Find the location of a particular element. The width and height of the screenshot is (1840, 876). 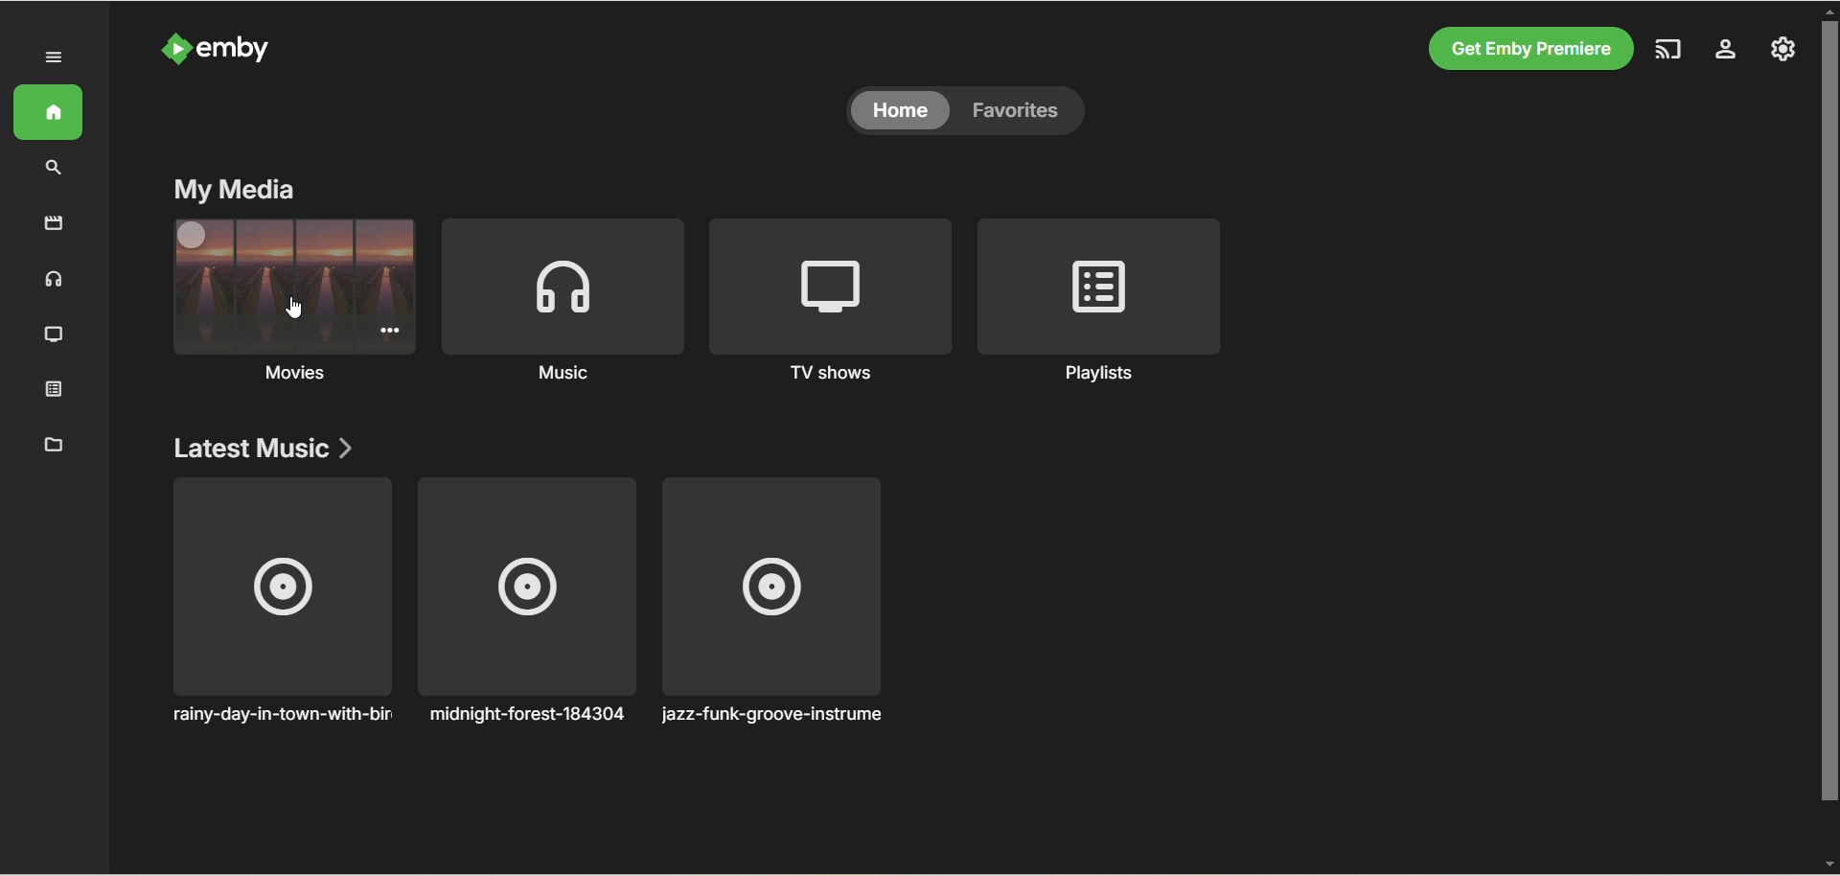

Music album is located at coordinates (526, 602).